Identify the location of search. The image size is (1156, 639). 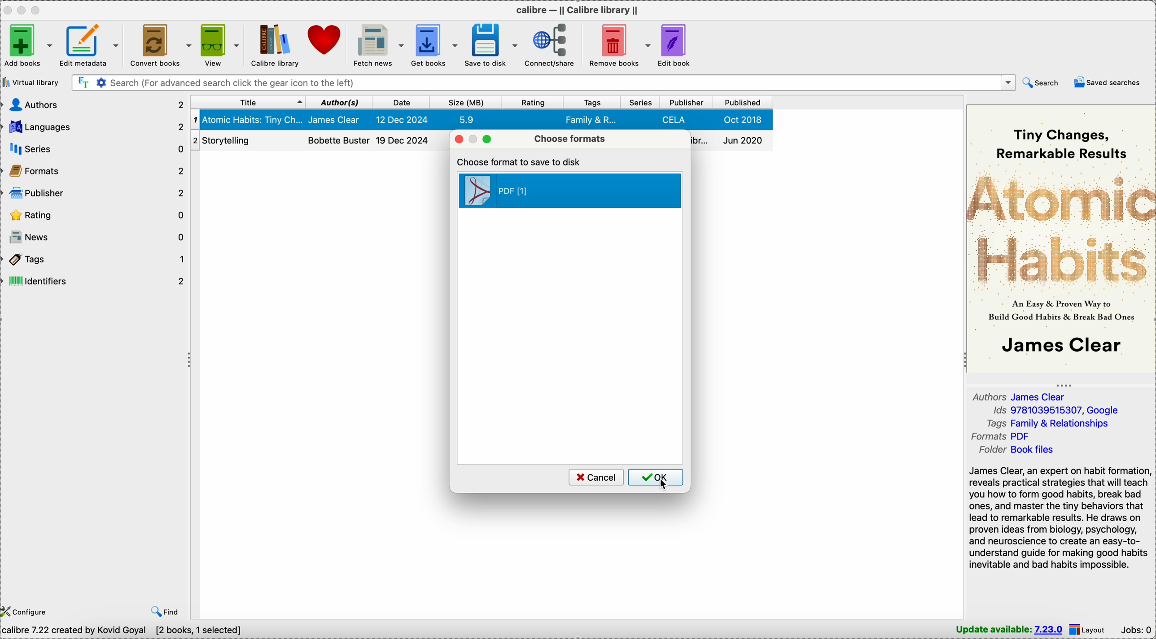
(1040, 83).